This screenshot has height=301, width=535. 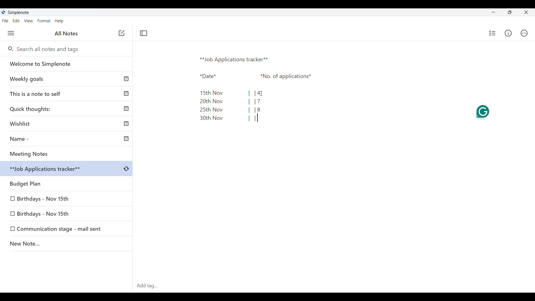 I want to click on New Note.., so click(x=67, y=244).